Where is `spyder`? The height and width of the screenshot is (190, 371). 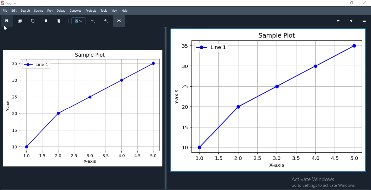
spyder is located at coordinates (16, 3).